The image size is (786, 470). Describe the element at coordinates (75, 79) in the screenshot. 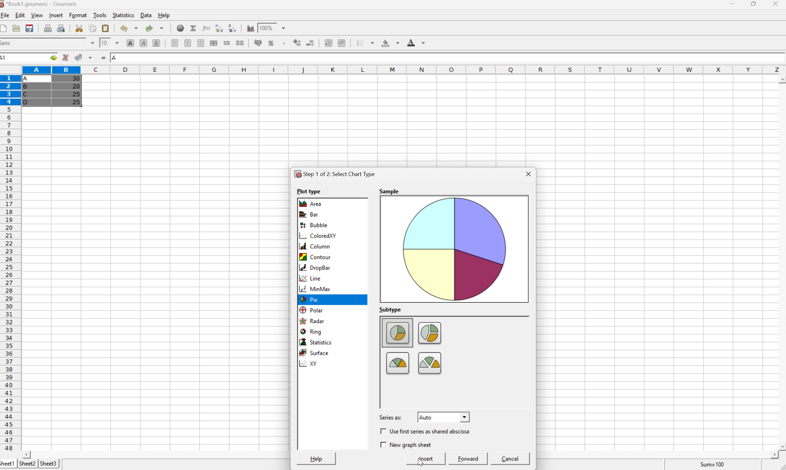

I see `30` at that location.